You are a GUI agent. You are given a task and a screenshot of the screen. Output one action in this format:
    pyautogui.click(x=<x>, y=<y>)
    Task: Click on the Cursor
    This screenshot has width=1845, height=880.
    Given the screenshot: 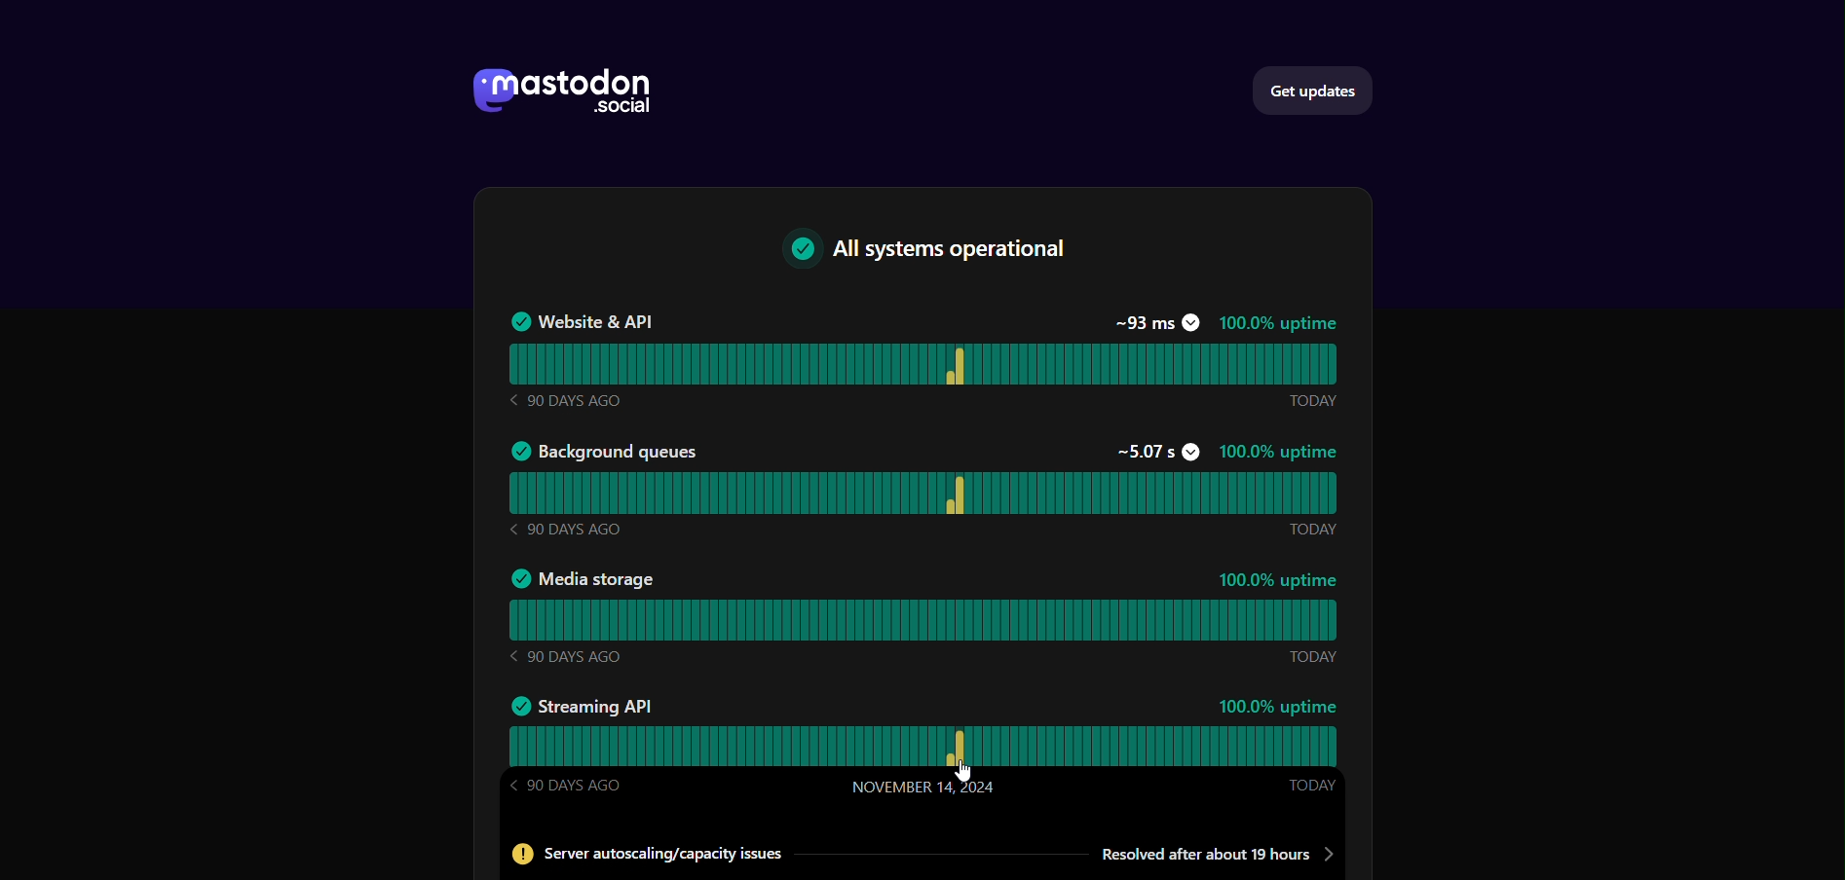 What is the action you would take?
    pyautogui.click(x=965, y=771)
    